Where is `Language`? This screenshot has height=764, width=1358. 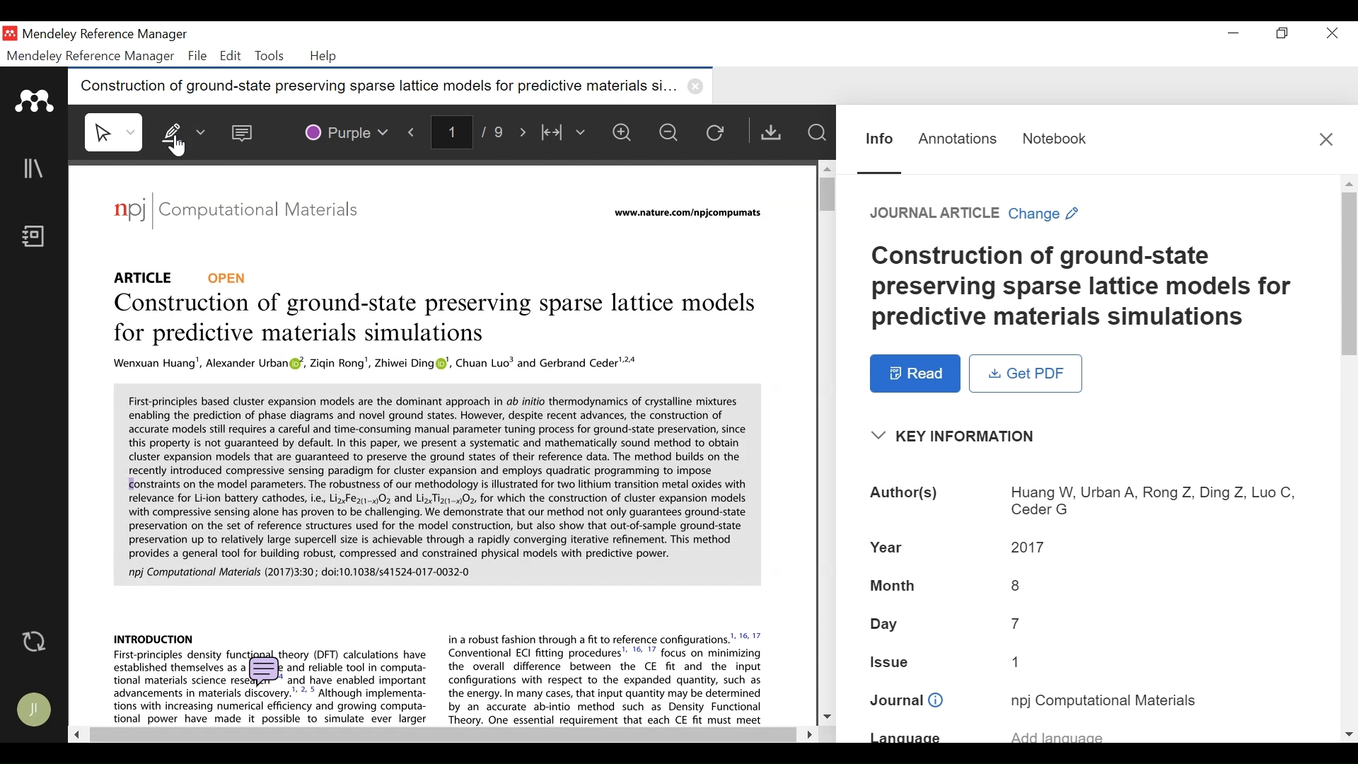
Language is located at coordinates (1057, 734).